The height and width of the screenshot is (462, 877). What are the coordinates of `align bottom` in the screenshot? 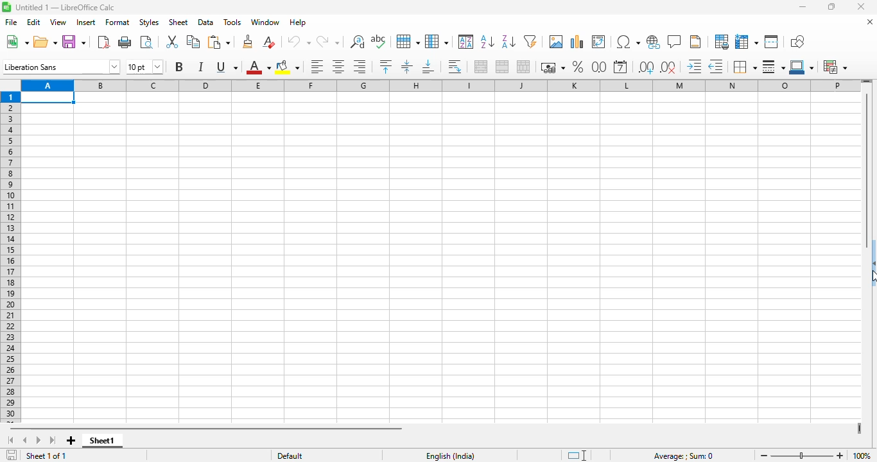 It's located at (427, 67).